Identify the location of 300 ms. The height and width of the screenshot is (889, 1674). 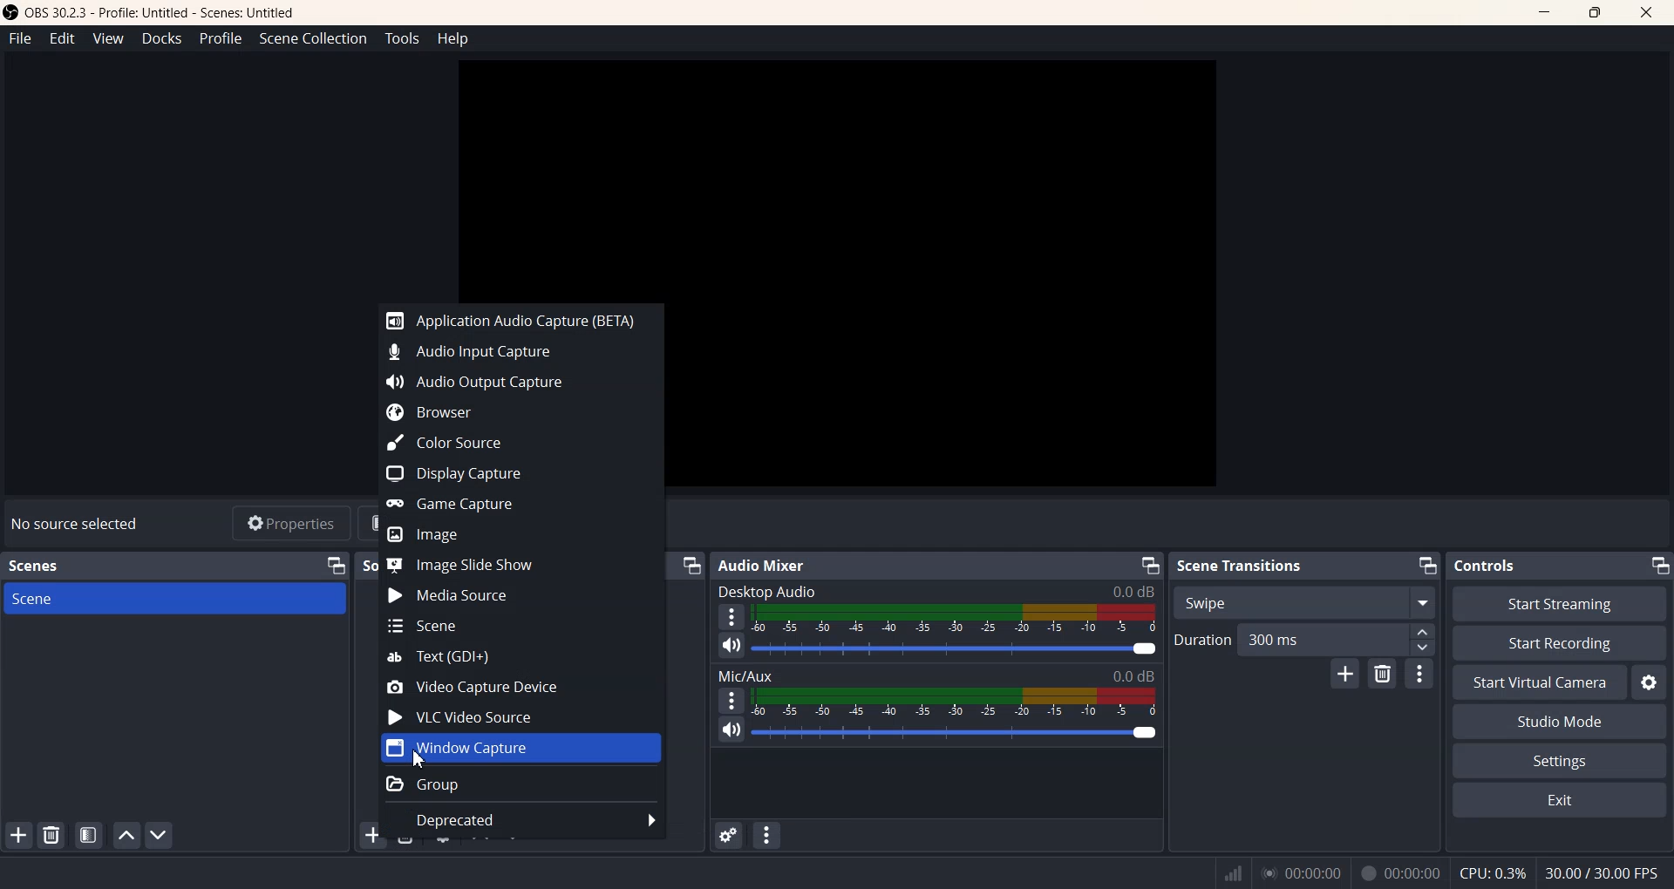
(1340, 638).